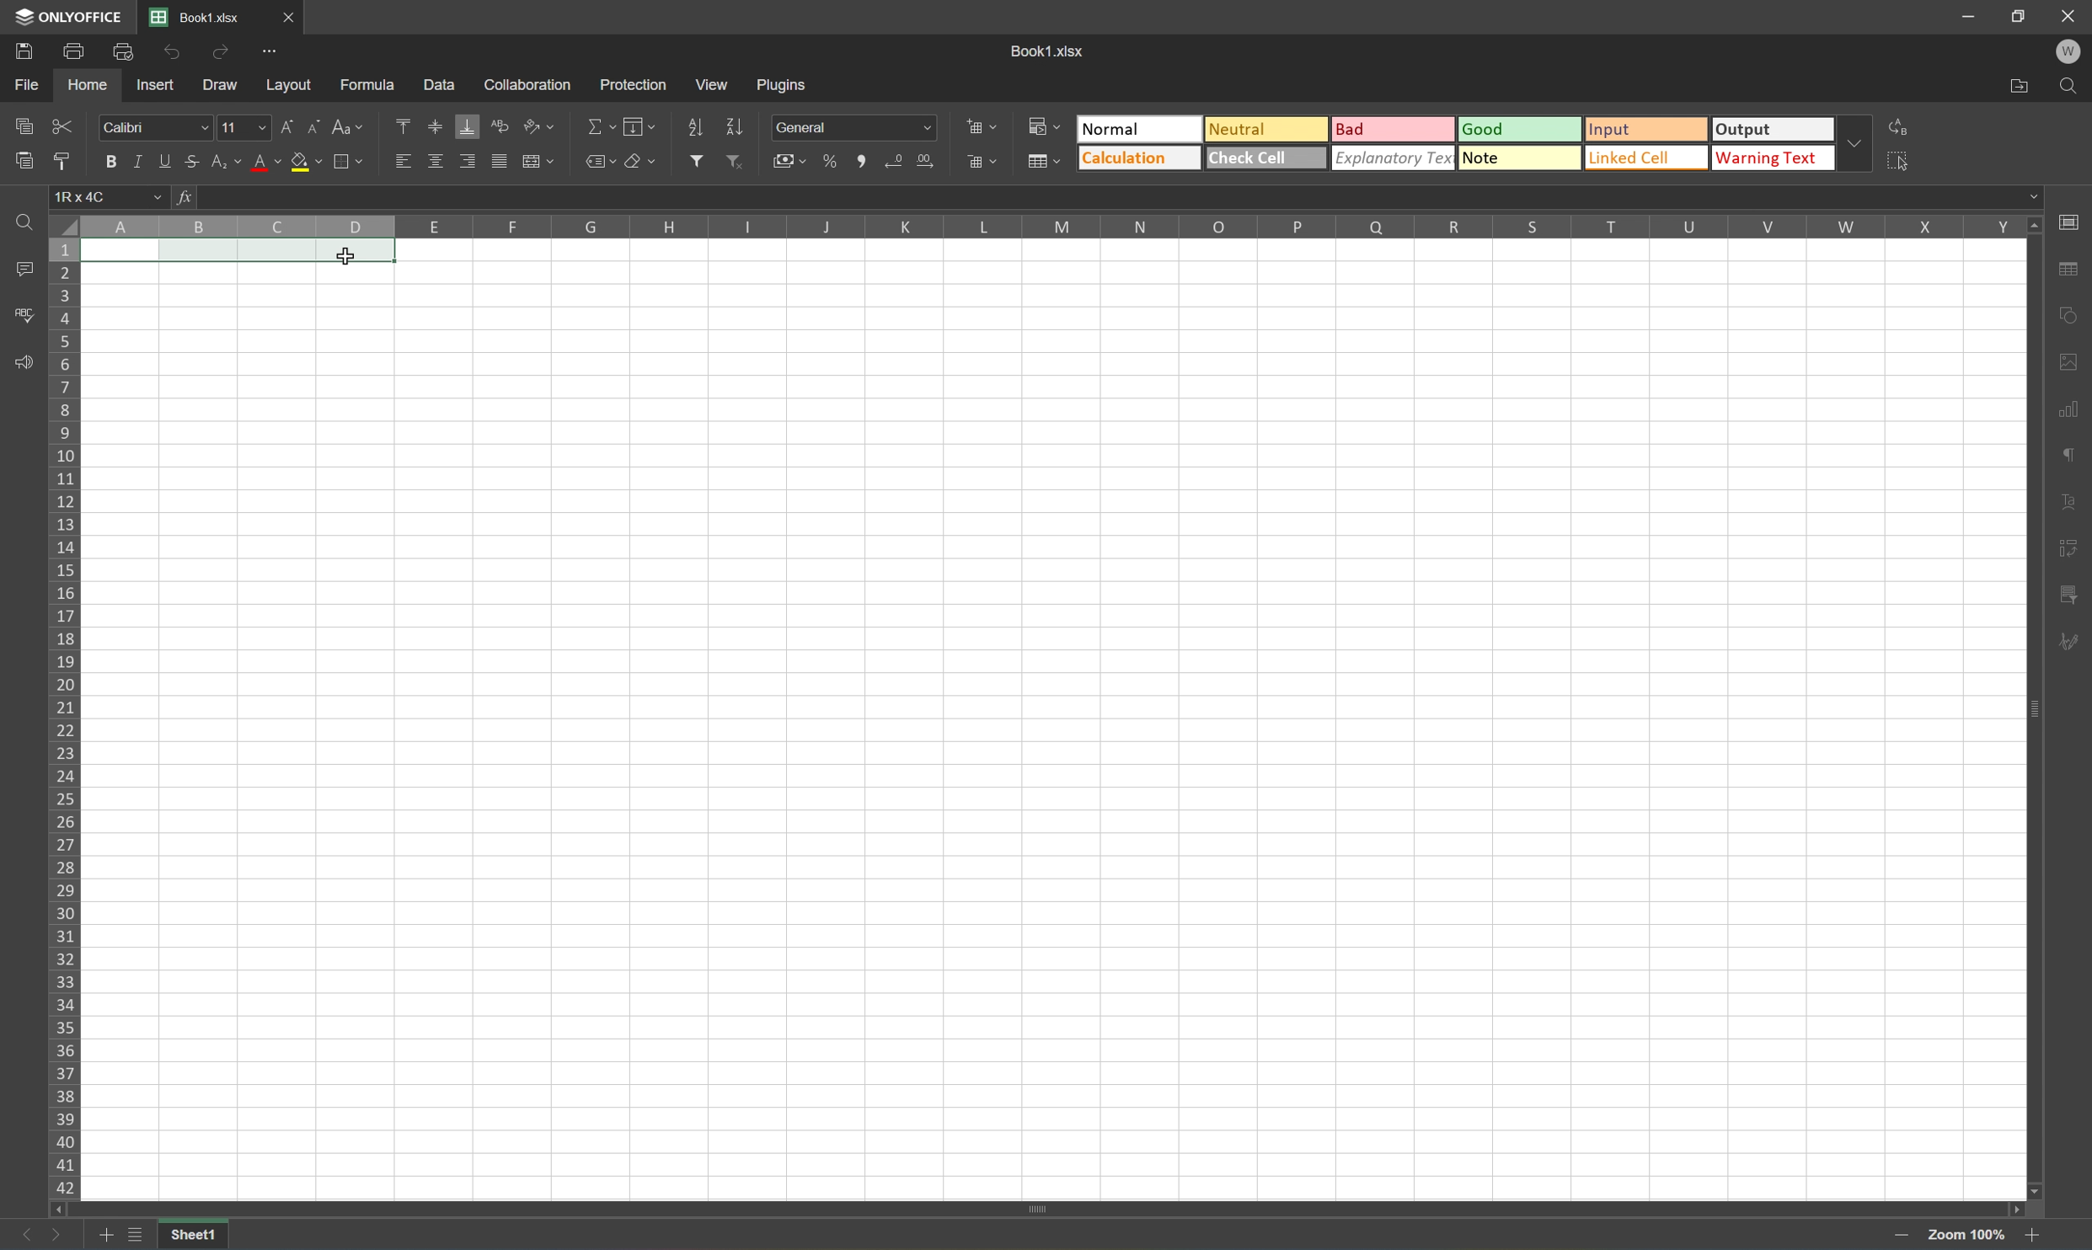 The image size is (2092, 1250). I want to click on View, so click(714, 83).